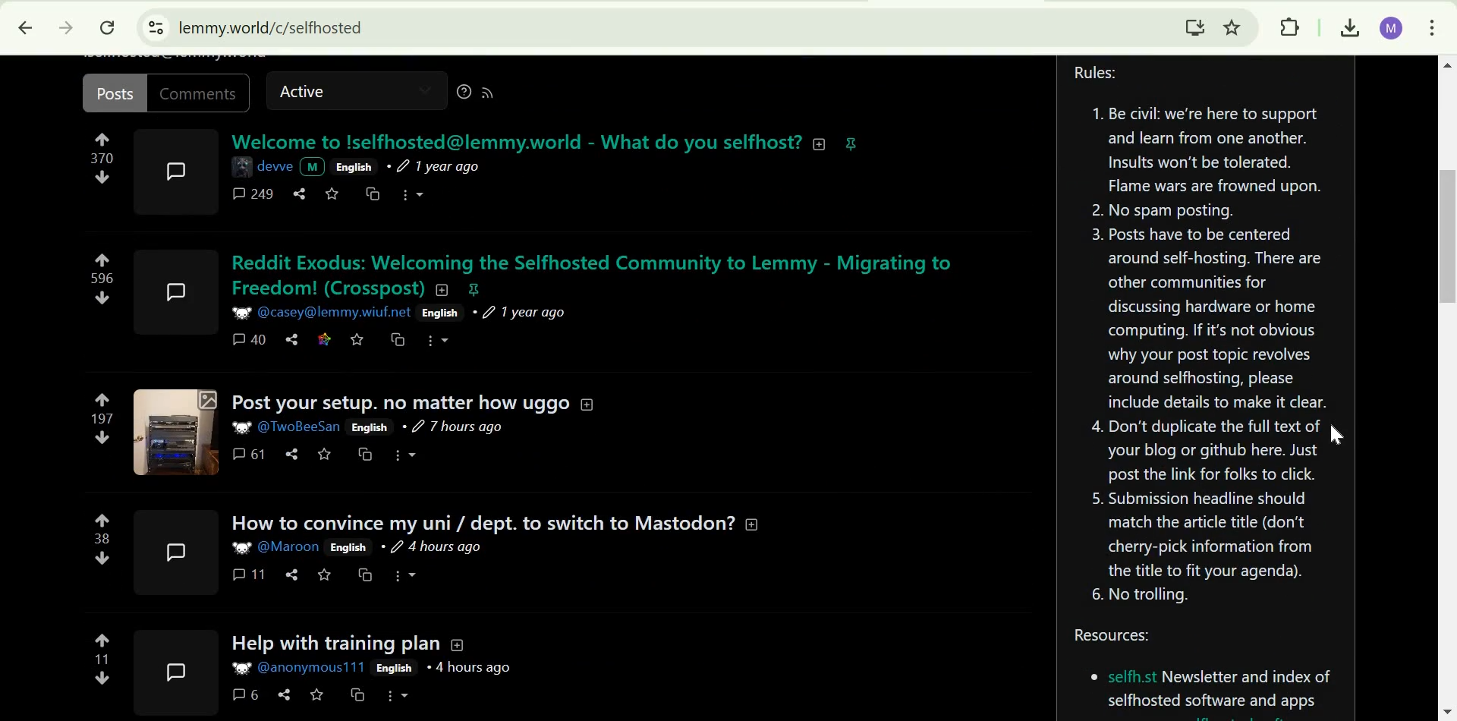  Describe the element at coordinates (1292, 28) in the screenshot. I see `extensions` at that location.